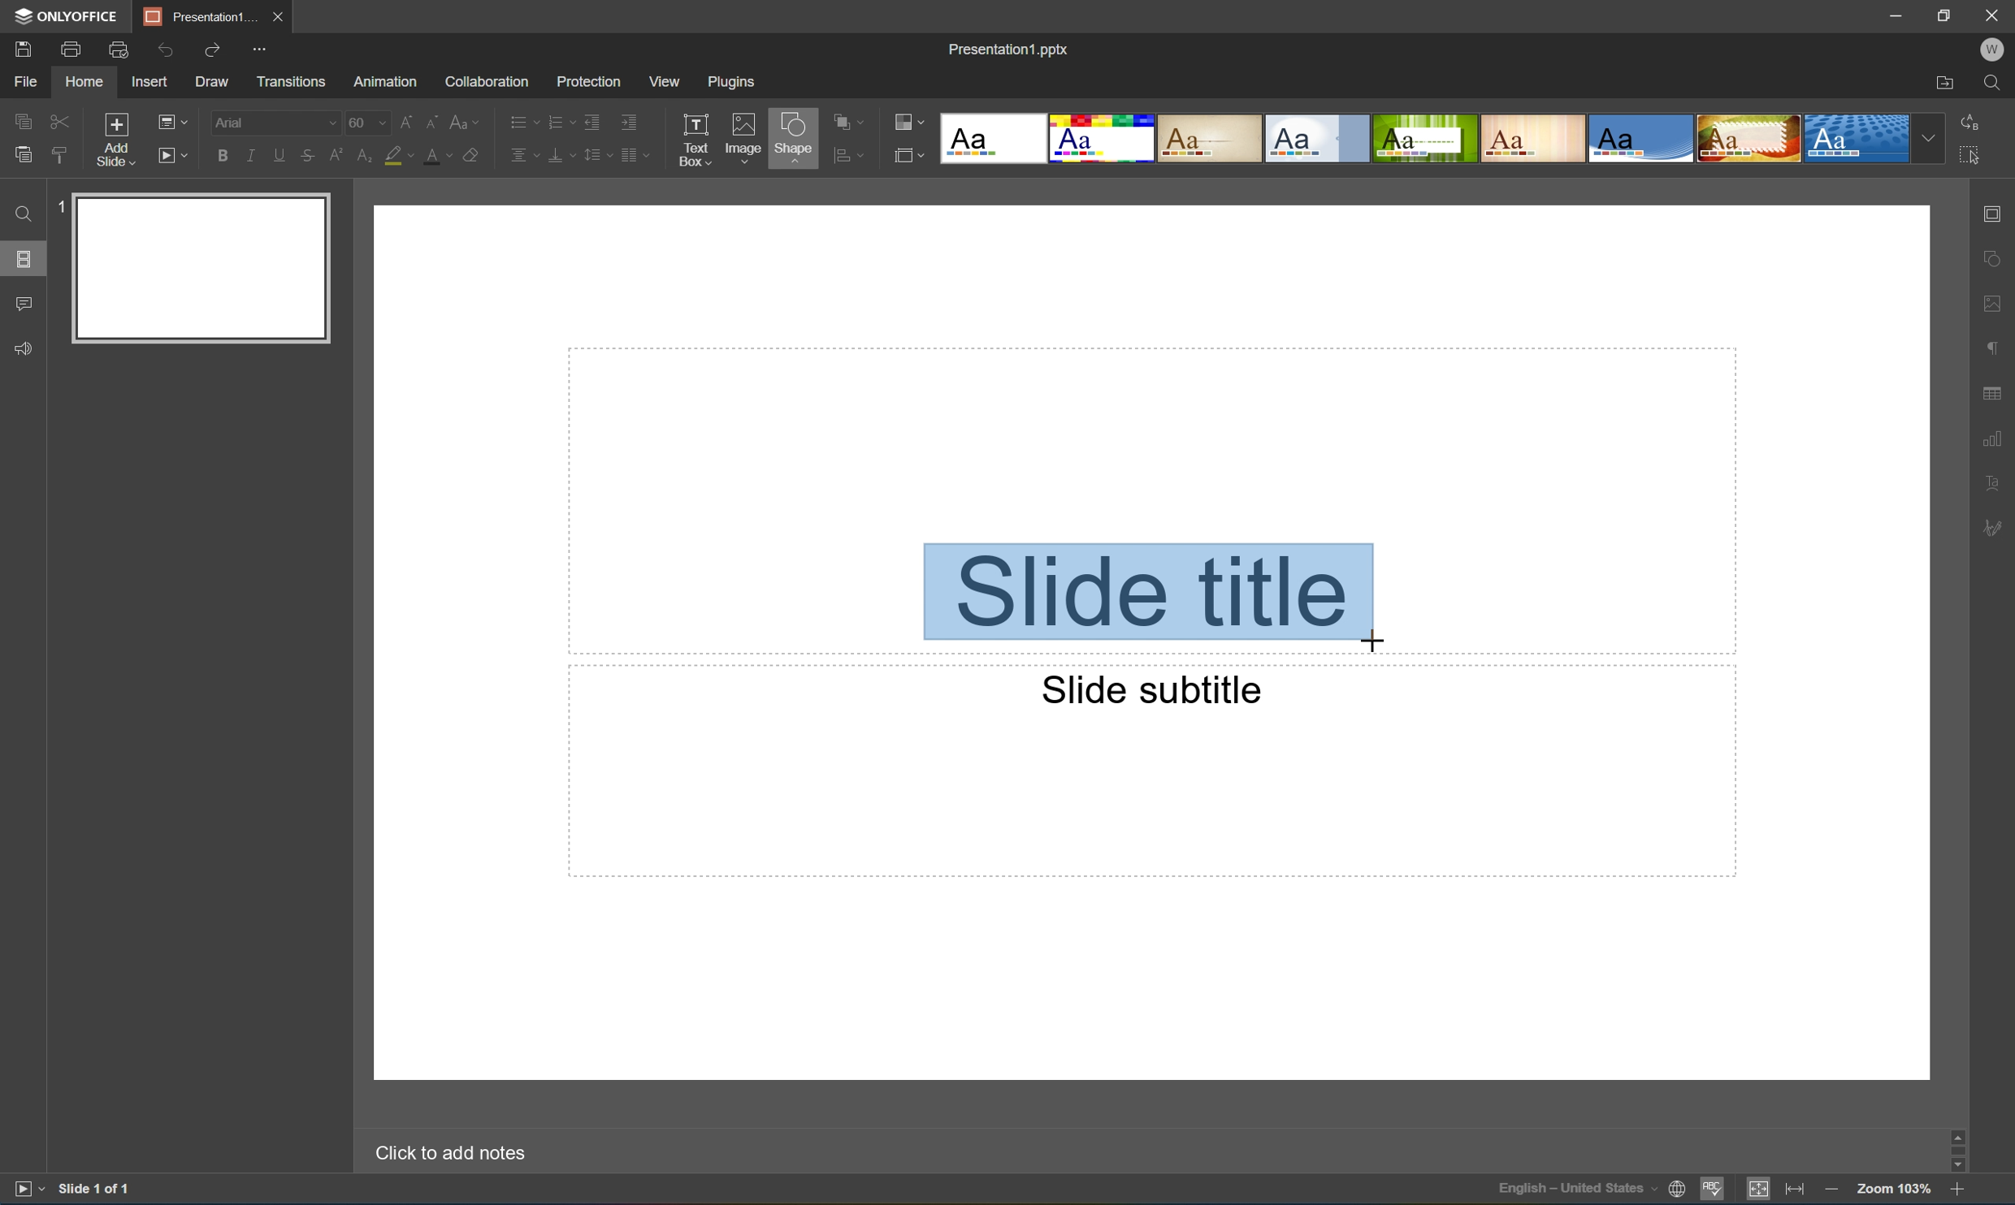 The image size is (2015, 1205). Describe the element at coordinates (24, 117) in the screenshot. I see `Copy` at that location.